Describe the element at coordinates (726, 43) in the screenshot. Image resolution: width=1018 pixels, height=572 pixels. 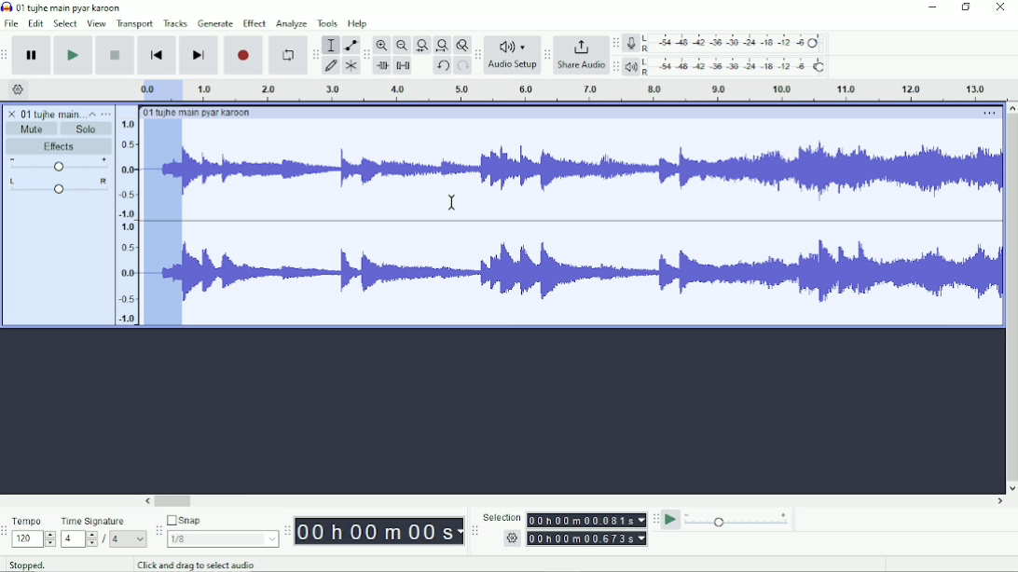
I see `Record Meter` at that location.